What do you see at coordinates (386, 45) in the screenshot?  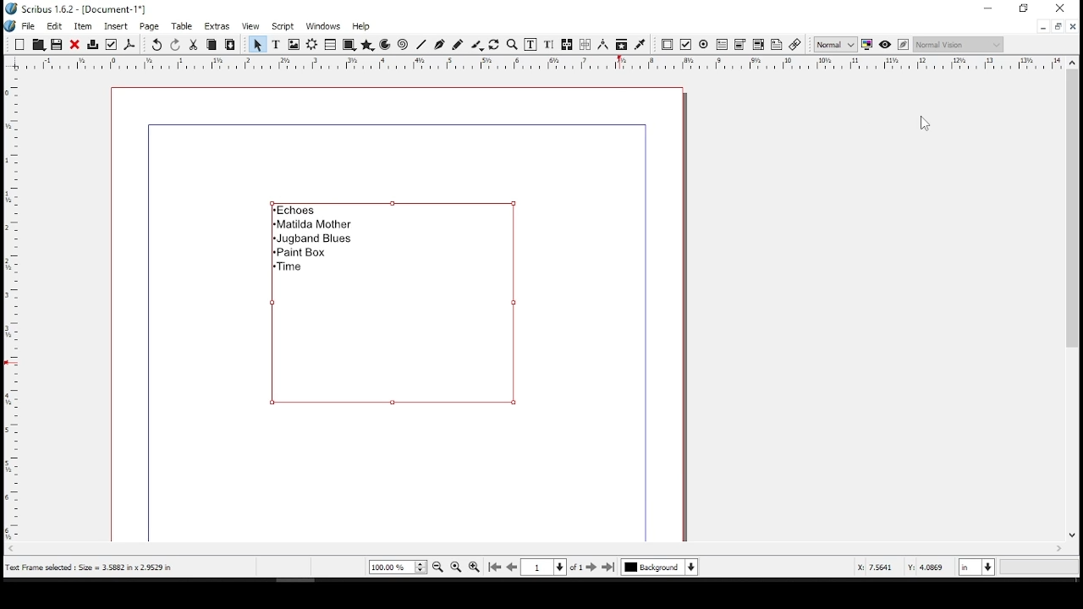 I see `arc` at bounding box center [386, 45].